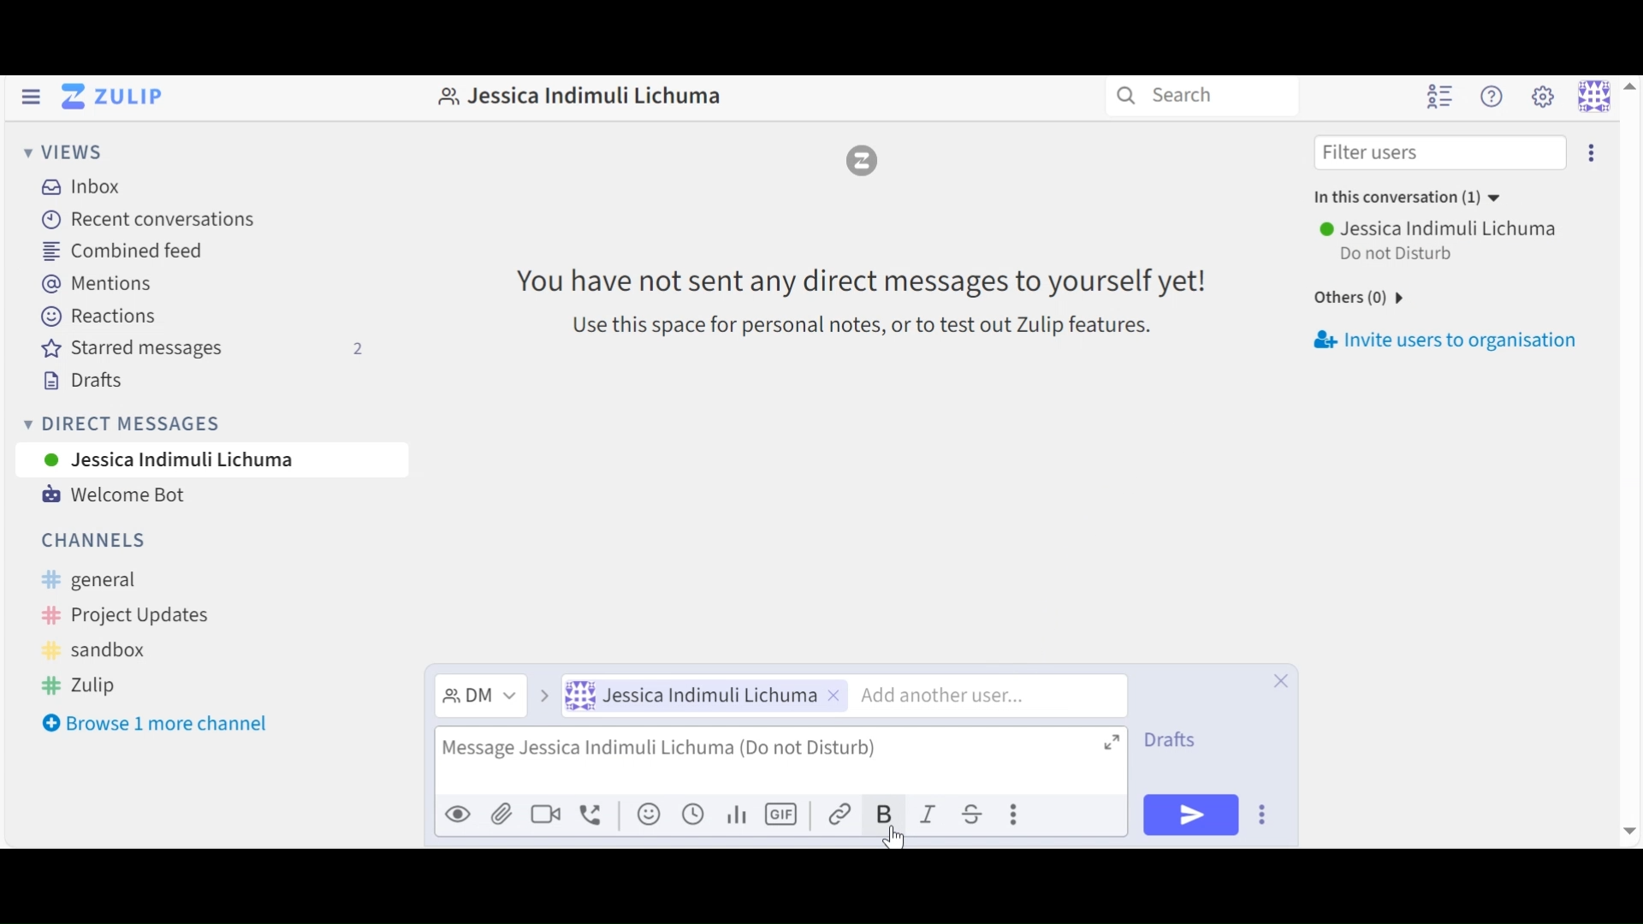  What do you see at coordinates (993, 694) in the screenshot?
I see `Add another user` at bounding box center [993, 694].